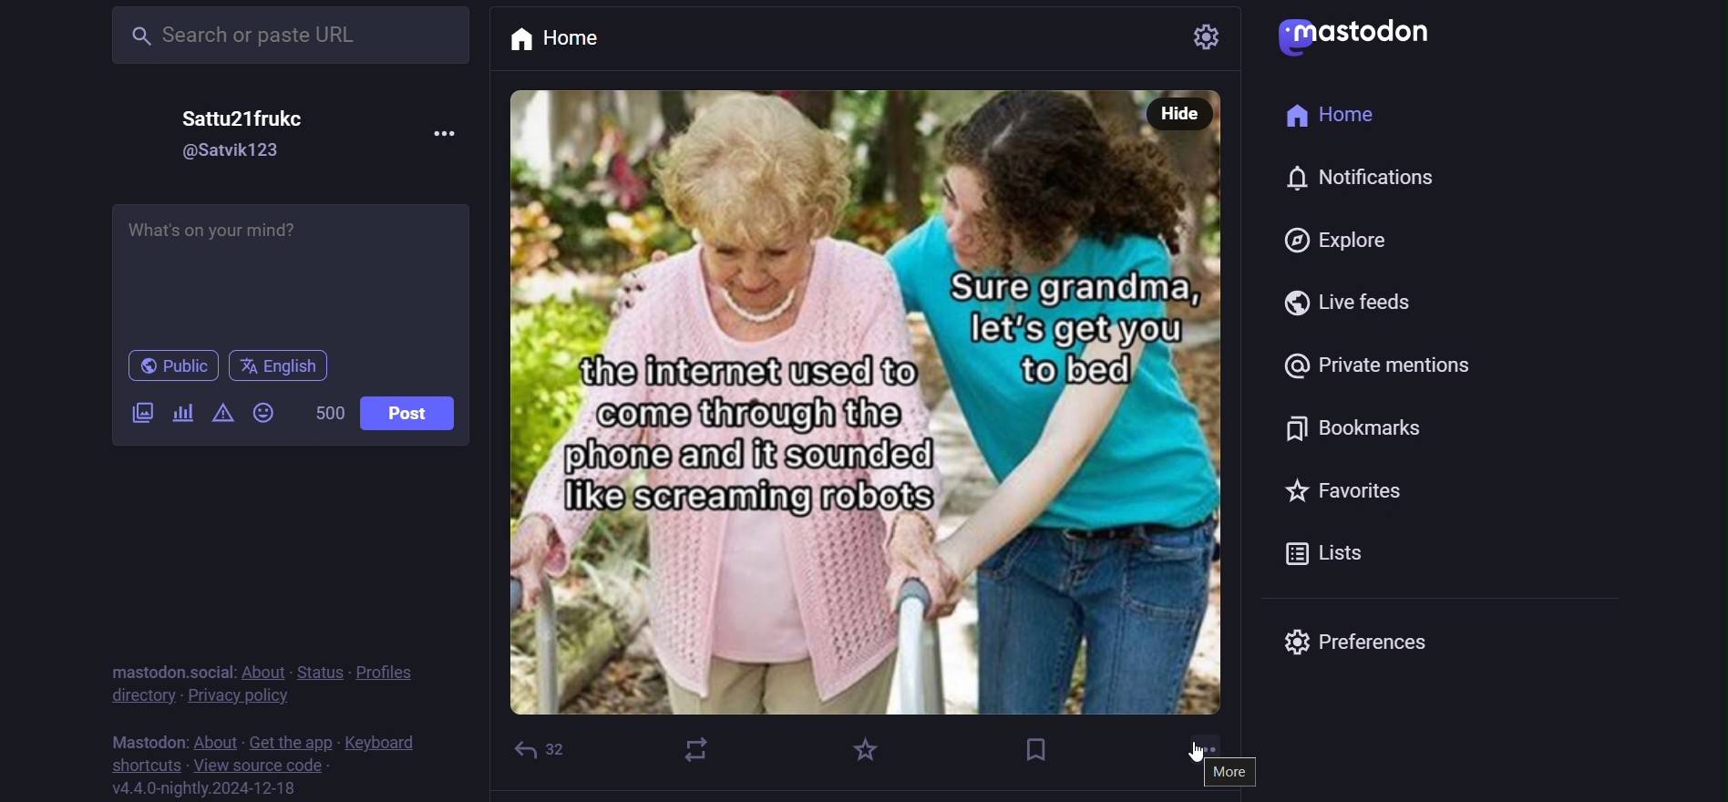  What do you see at coordinates (1363, 300) in the screenshot?
I see `live feed` at bounding box center [1363, 300].